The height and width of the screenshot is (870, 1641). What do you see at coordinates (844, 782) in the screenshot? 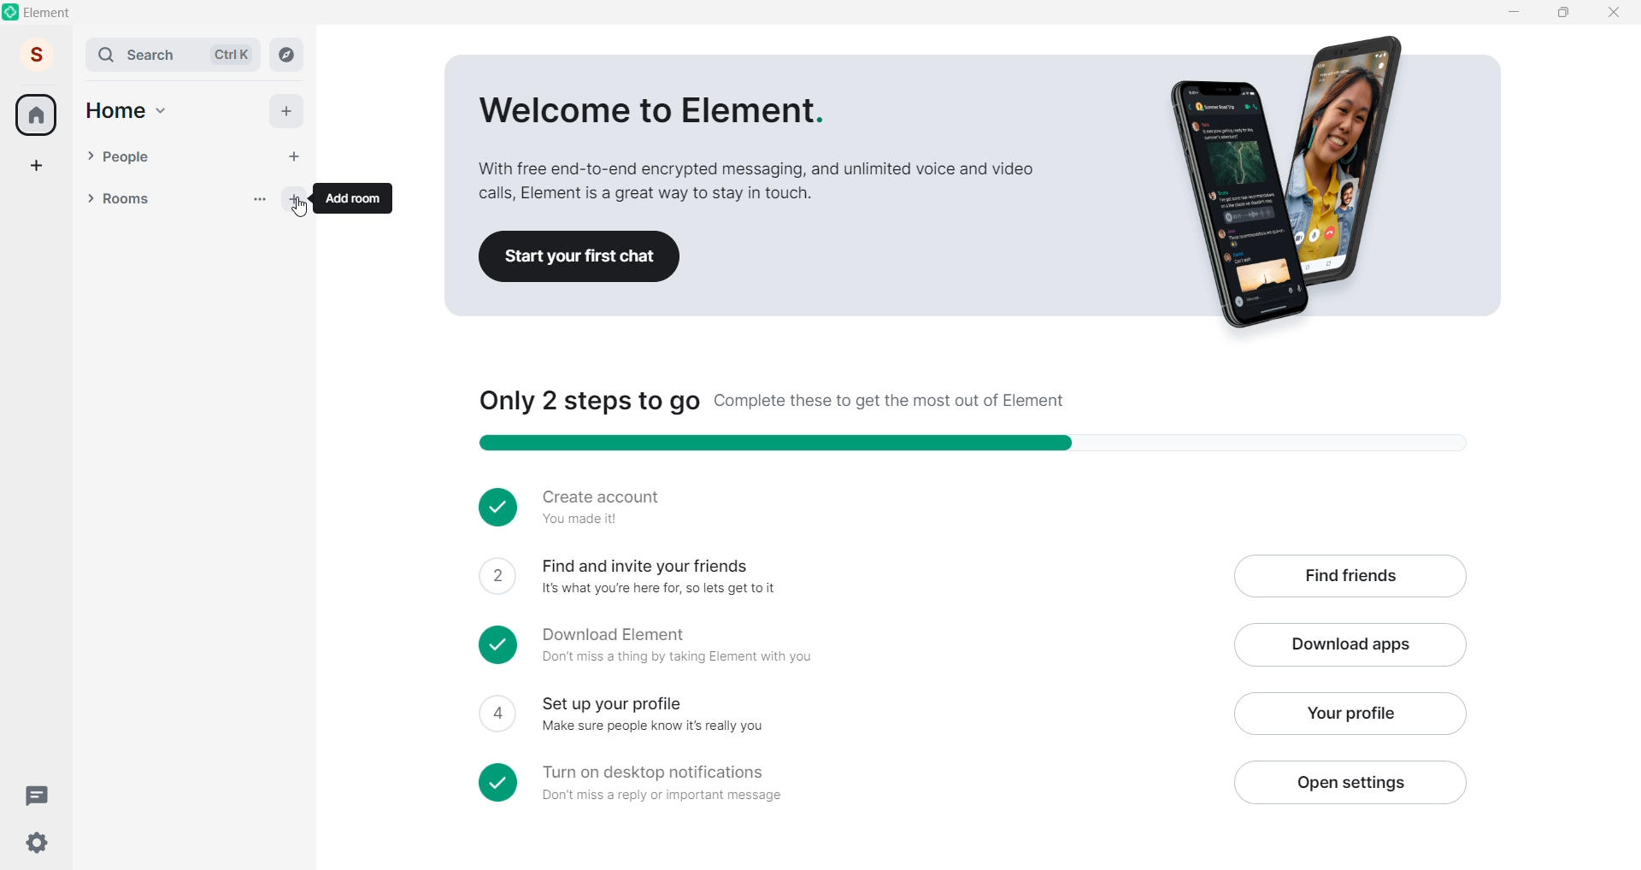
I see `Turn on desktop notifications
Don't miss a reply or important message` at bounding box center [844, 782].